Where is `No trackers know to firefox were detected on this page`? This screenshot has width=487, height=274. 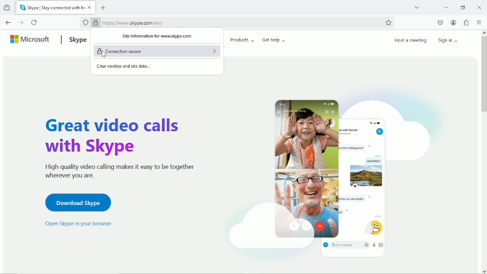
No trackers know to firefox were detected on this page is located at coordinates (86, 23).